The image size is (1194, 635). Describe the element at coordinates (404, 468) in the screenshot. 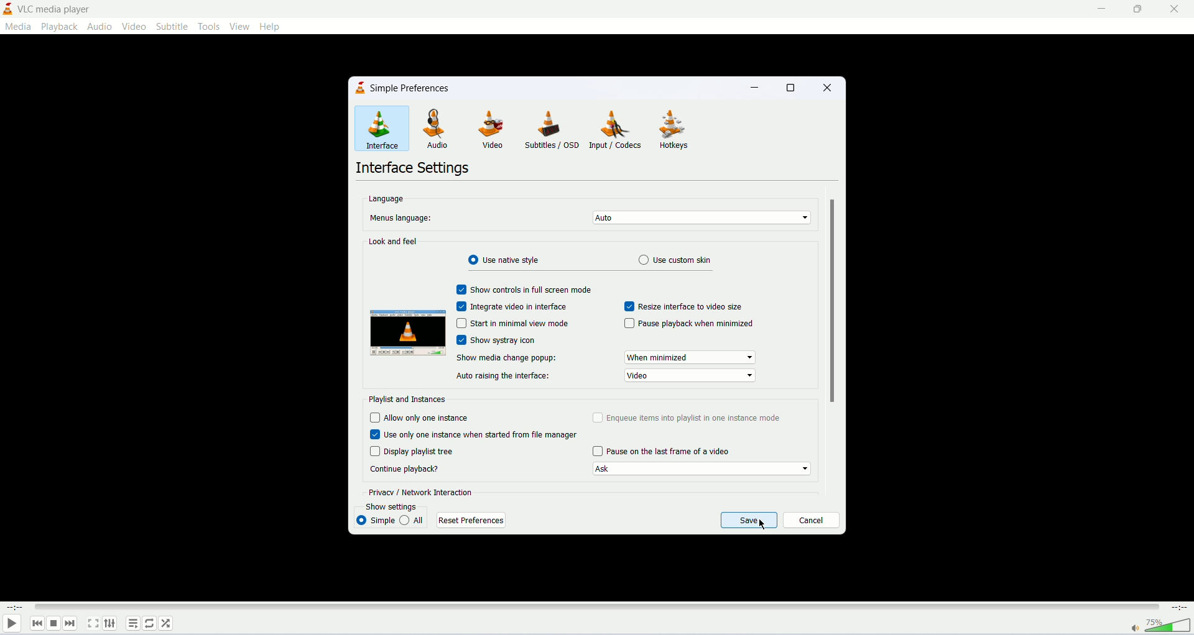

I see `continue playback?` at that location.